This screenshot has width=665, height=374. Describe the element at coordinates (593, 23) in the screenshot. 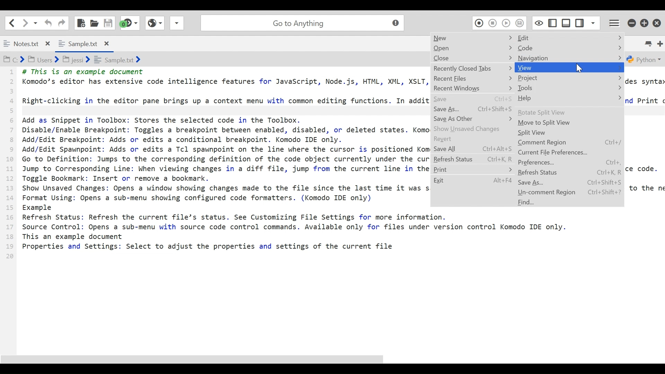

I see `Show Specific Sidebar` at that location.